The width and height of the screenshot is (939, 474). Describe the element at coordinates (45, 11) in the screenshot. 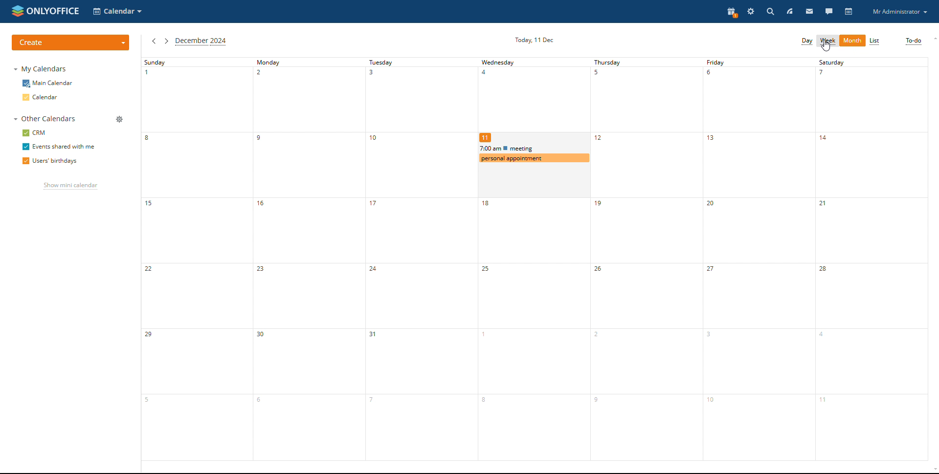

I see `logo` at that location.